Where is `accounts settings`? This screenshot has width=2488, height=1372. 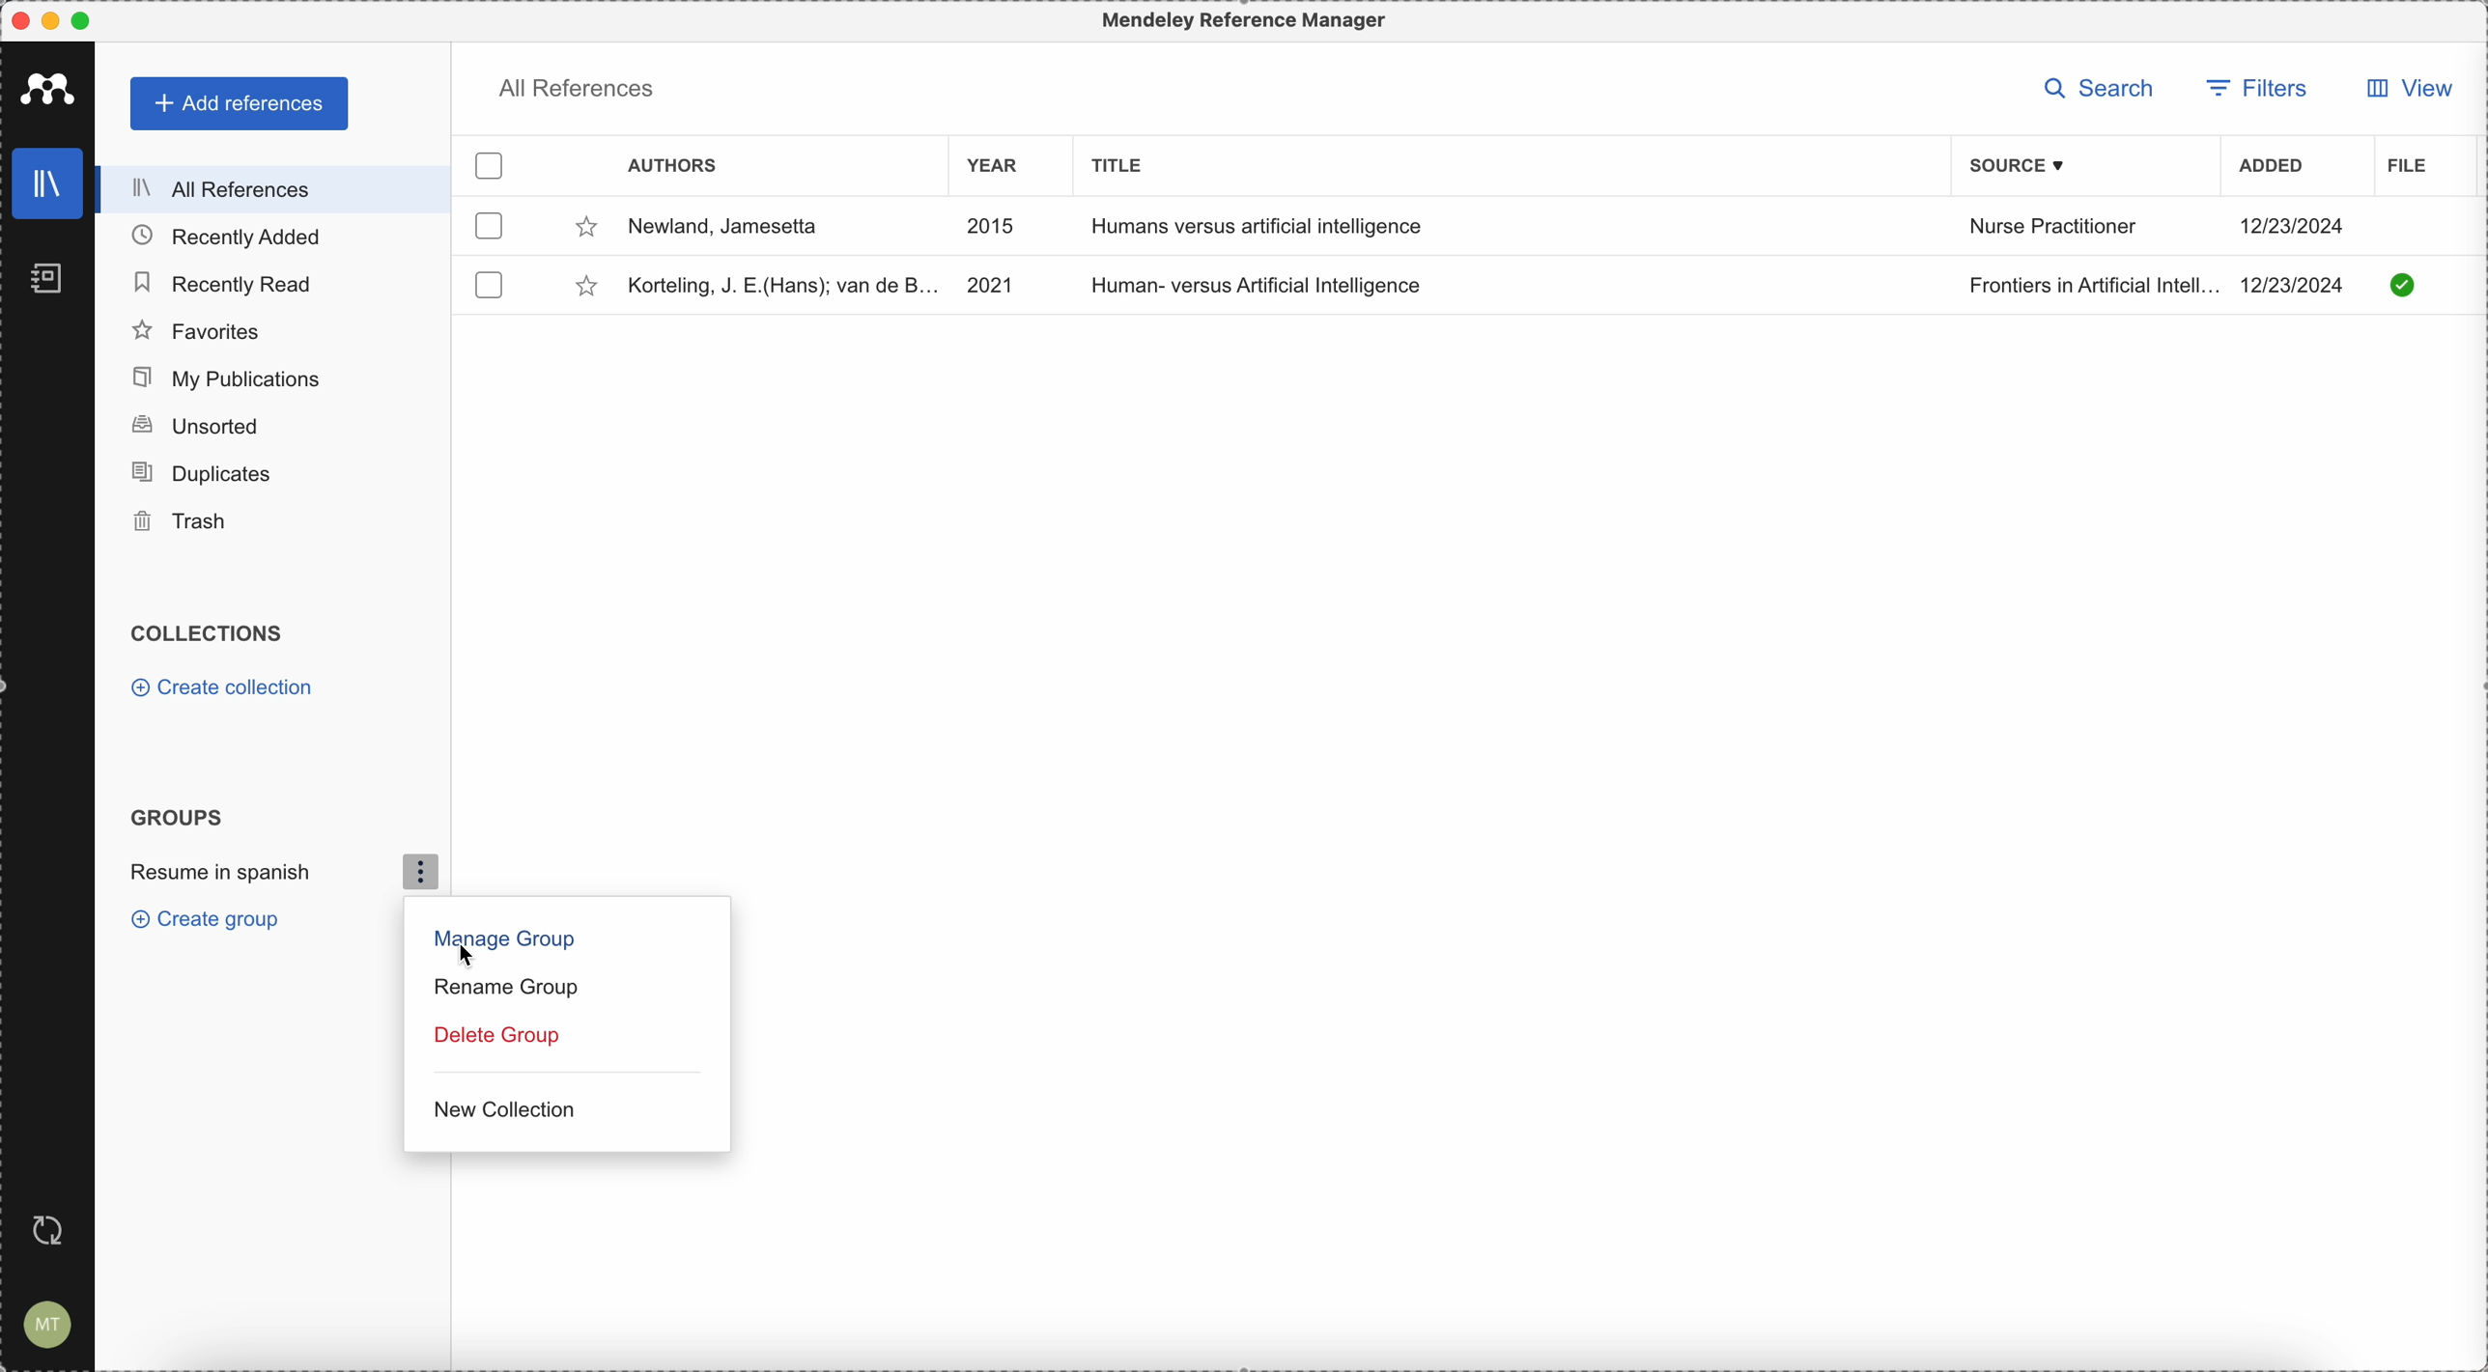 accounts settings is located at coordinates (50, 1324).